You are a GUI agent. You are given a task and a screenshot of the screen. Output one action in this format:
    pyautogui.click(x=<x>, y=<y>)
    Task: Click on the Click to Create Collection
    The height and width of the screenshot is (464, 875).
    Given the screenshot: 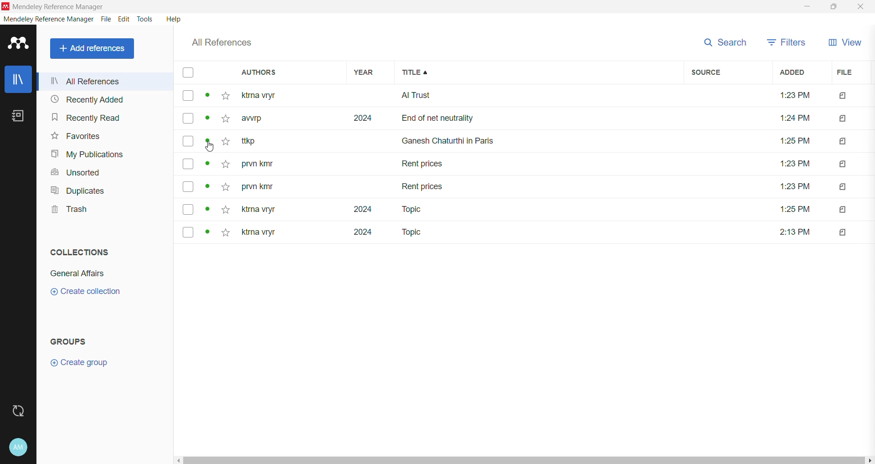 What is the action you would take?
    pyautogui.click(x=90, y=293)
    